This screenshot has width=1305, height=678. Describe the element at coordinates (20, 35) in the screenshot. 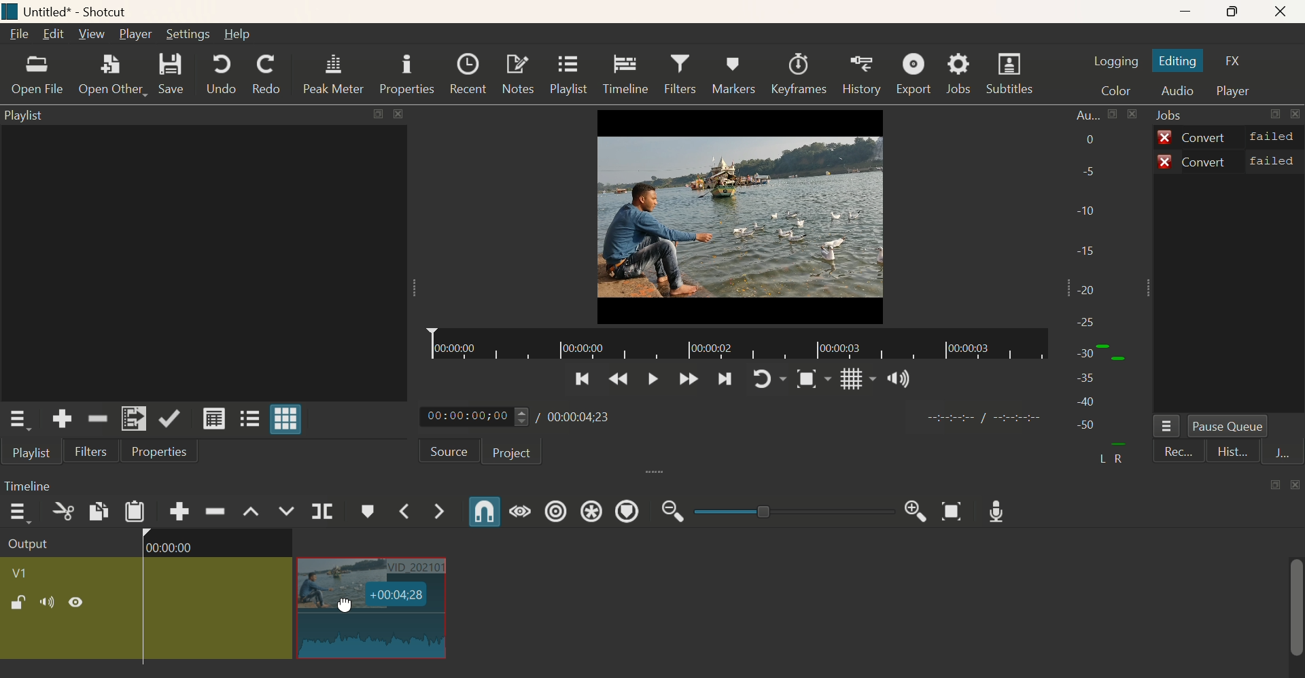

I see `` at that location.